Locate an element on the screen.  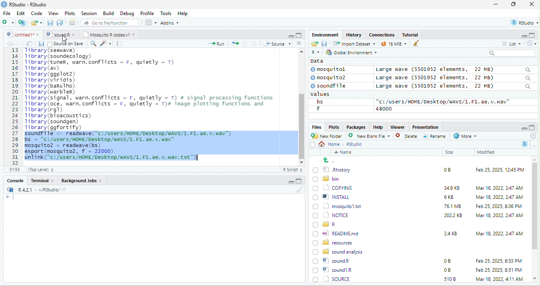
‘Mosquito R codes.vi is located at coordinates (59, 34).